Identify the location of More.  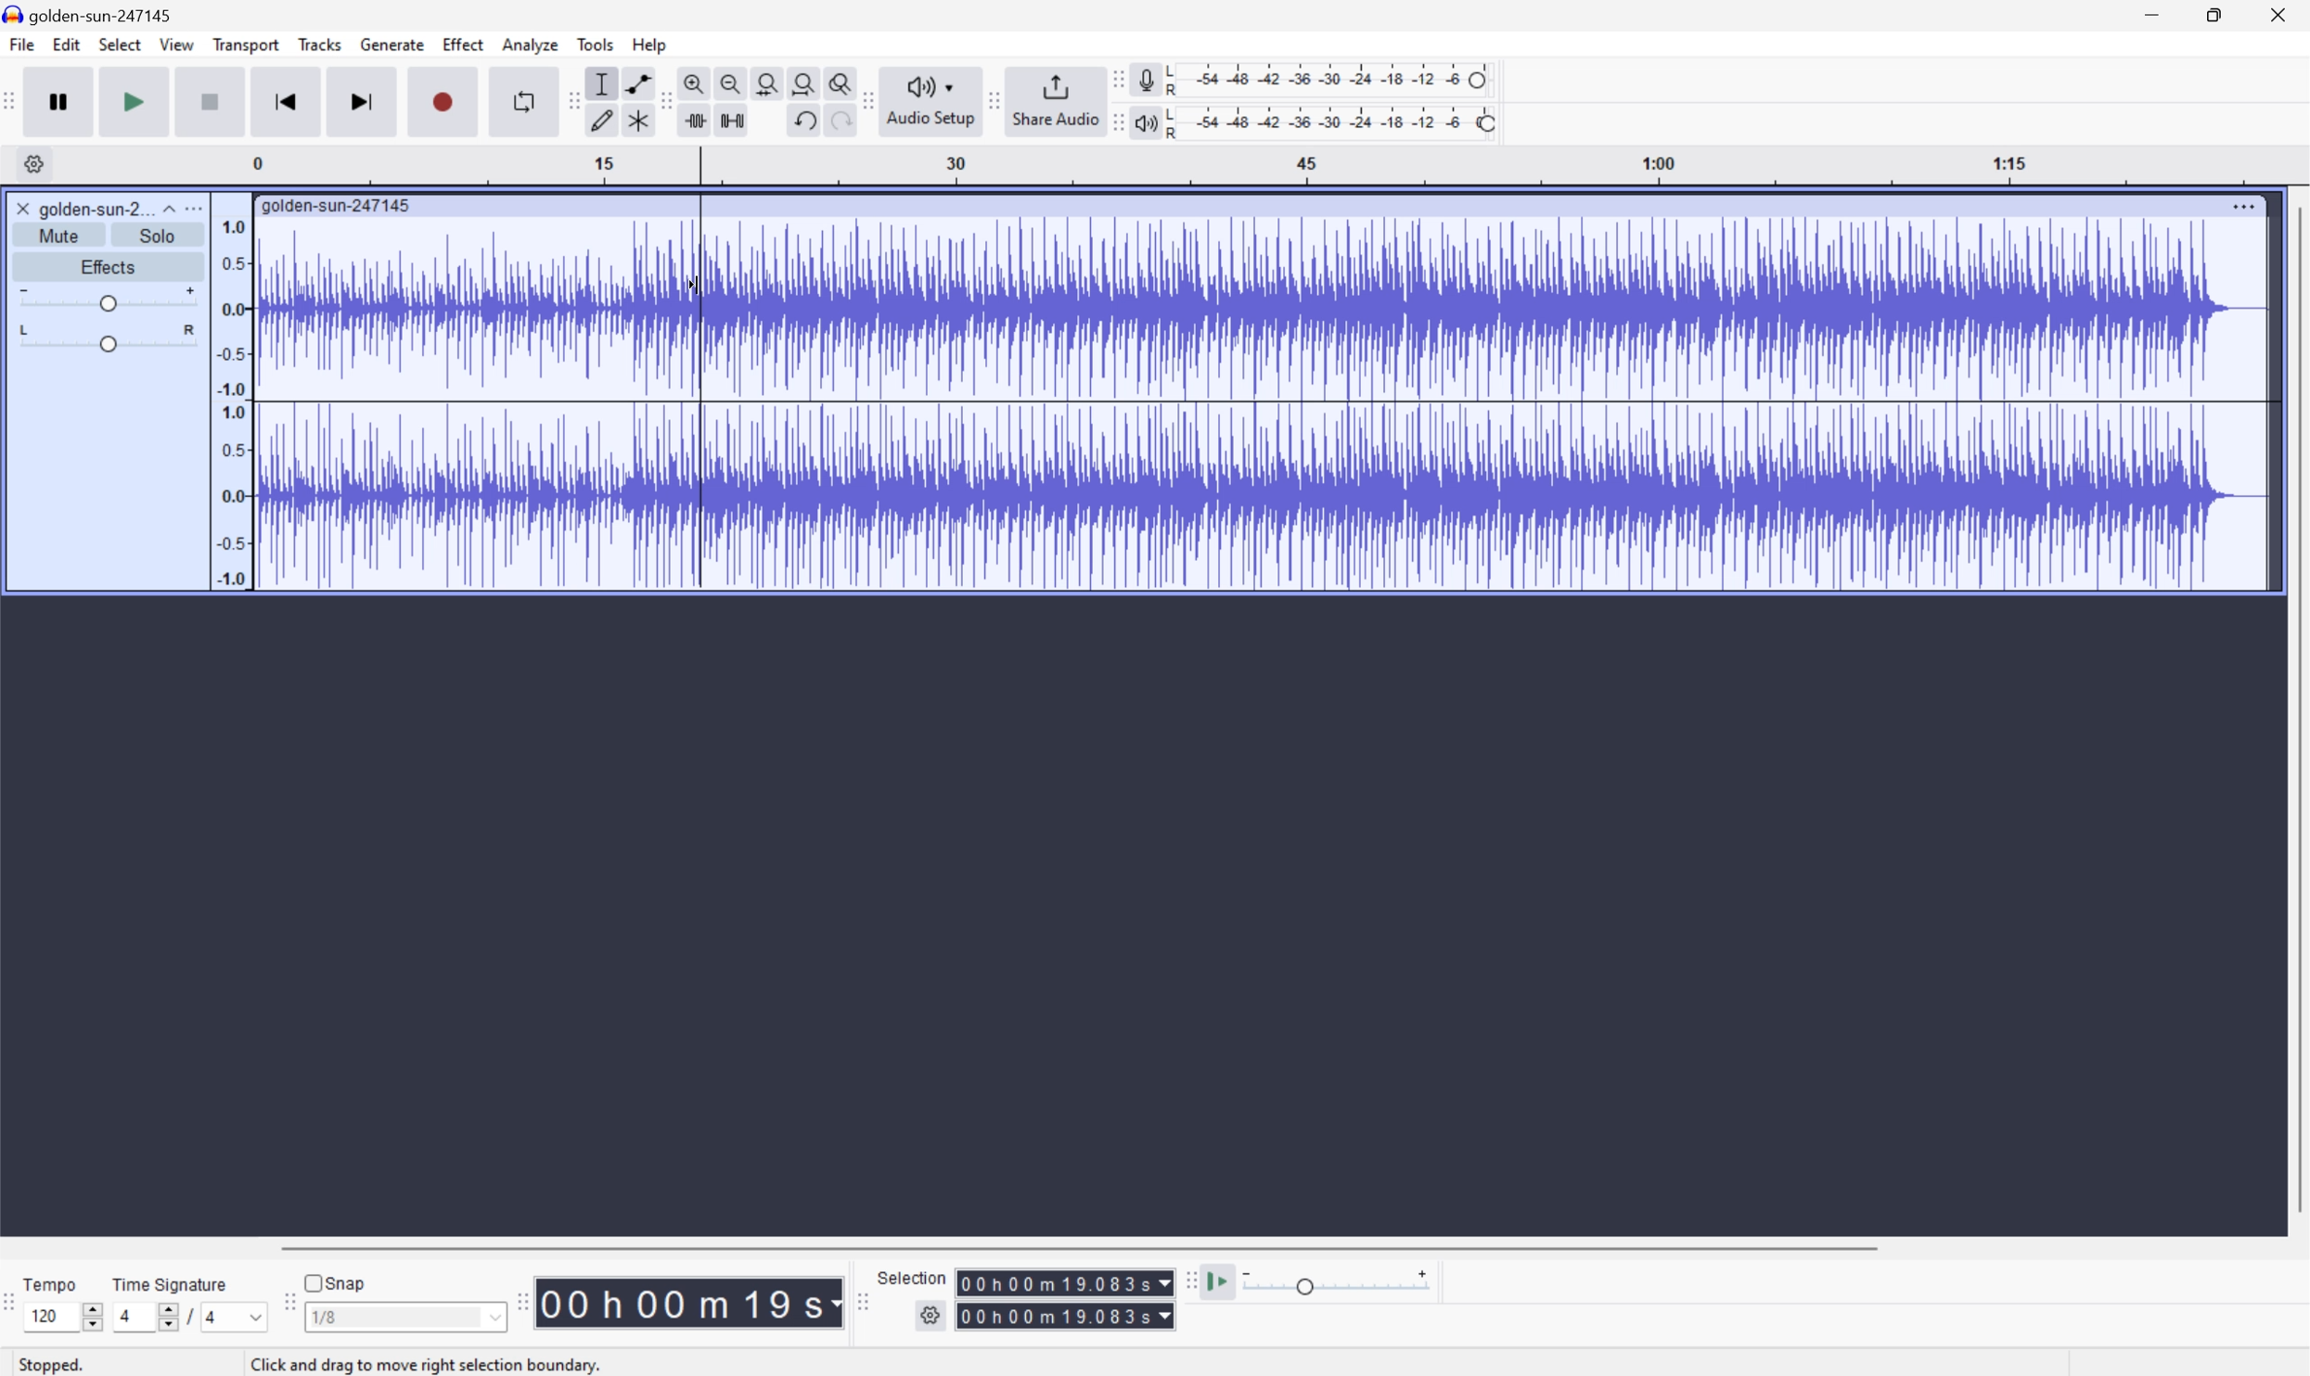
(198, 207).